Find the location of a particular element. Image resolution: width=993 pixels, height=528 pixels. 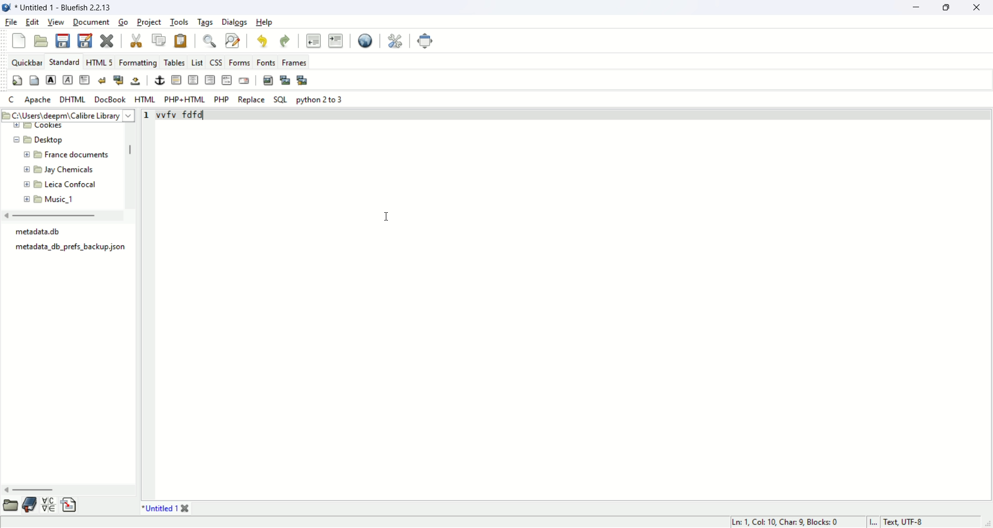

view is located at coordinates (55, 22).